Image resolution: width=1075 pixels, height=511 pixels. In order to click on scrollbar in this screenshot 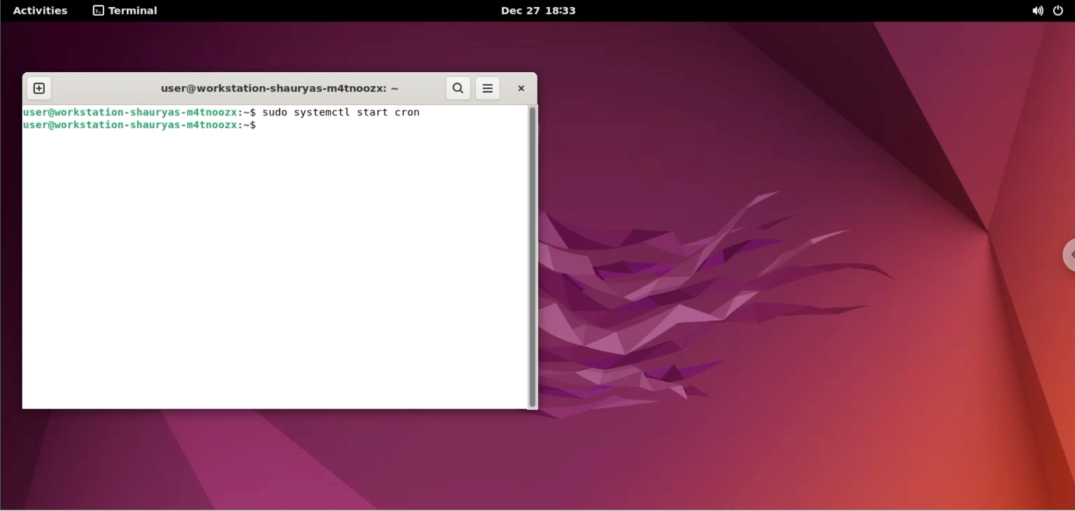, I will do `click(535, 258)`.